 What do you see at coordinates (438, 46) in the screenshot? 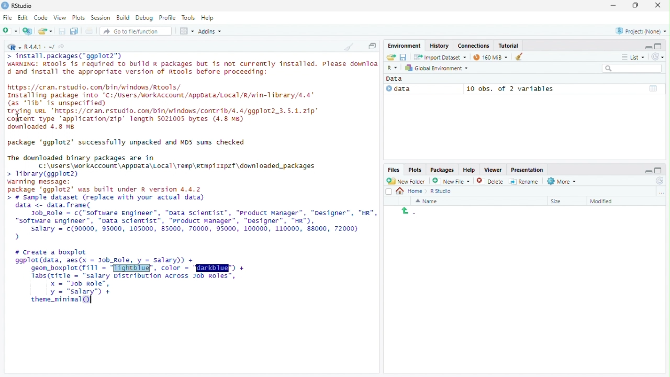
I see `History` at bounding box center [438, 46].